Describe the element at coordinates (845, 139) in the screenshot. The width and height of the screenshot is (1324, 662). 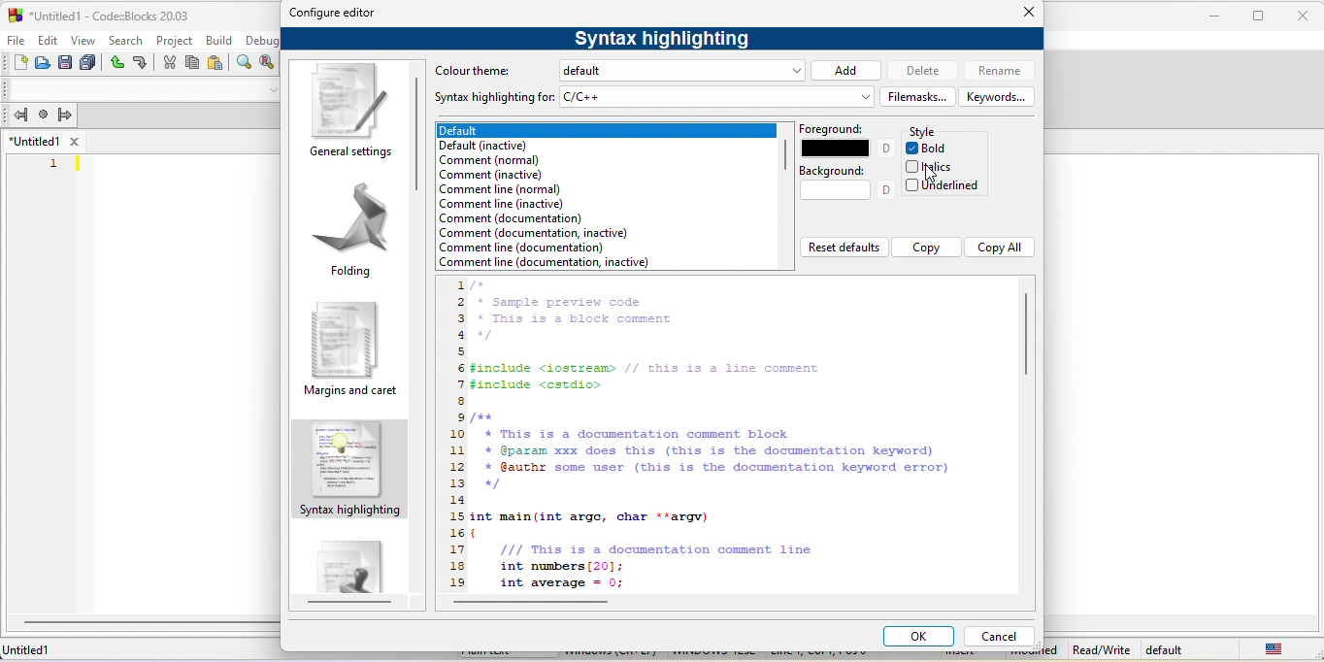
I see `foreground` at that location.